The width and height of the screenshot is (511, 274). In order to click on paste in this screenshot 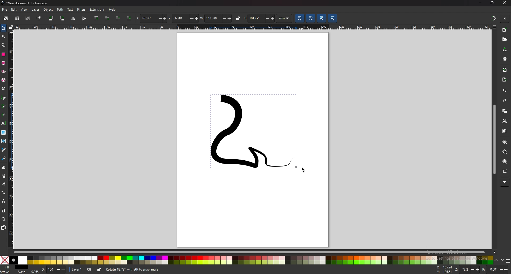, I will do `click(505, 131)`.